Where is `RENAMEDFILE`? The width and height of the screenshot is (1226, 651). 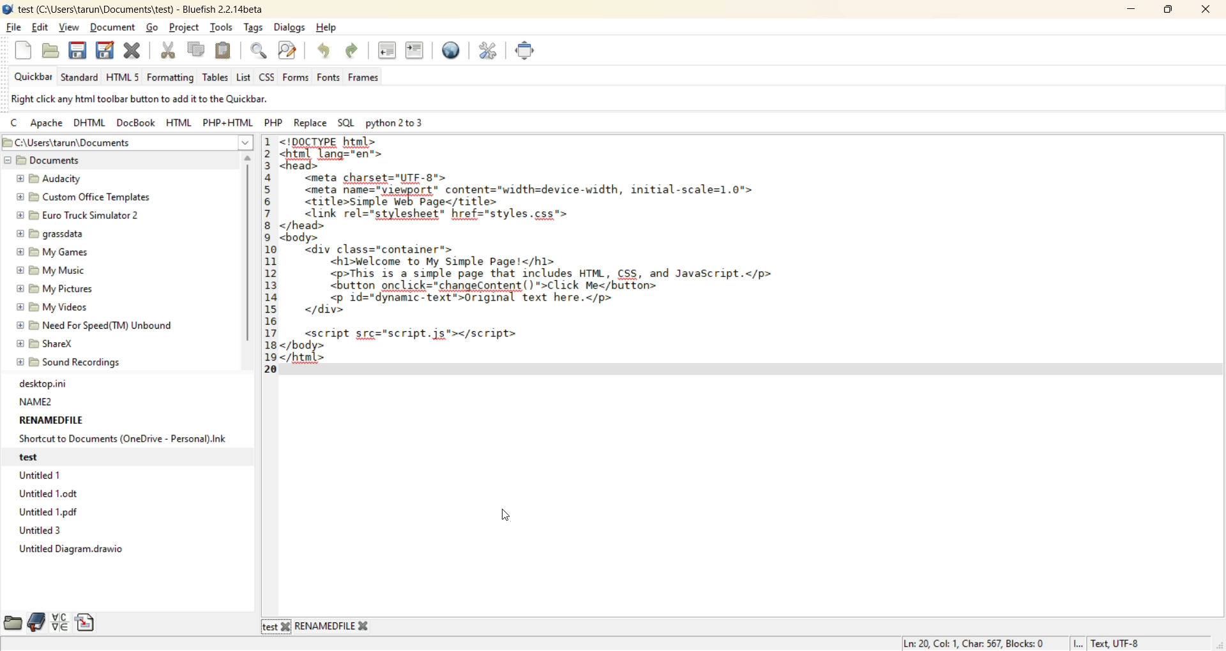 RENAMEDFILE is located at coordinates (51, 419).